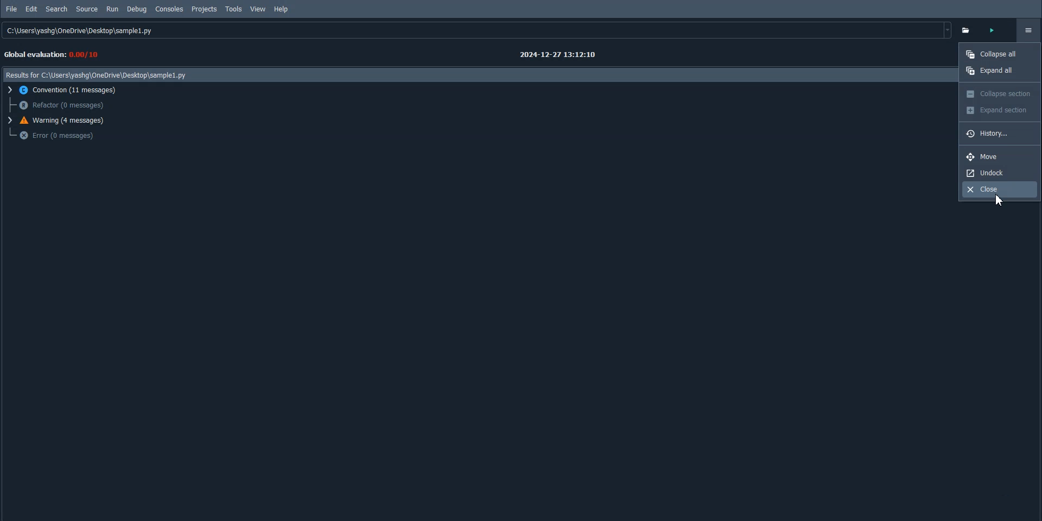 The height and width of the screenshot is (521, 1042). What do you see at coordinates (204, 9) in the screenshot?
I see `Projects` at bounding box center [204, 9].